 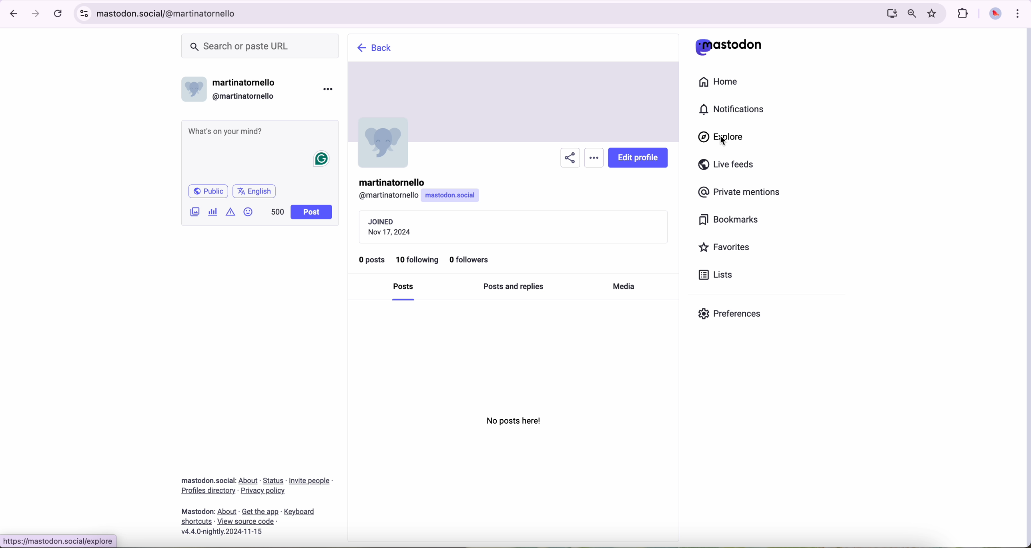 I want to click on edit profile, so click(x=638, y=157).